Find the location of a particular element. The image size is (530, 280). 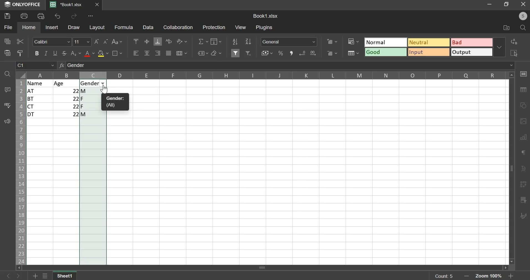

22 is located at coordinates (67, 98).